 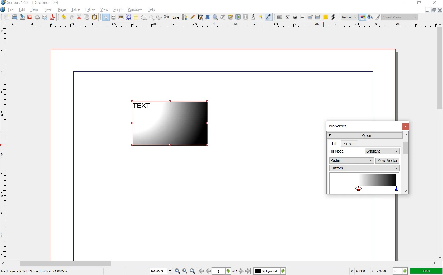 I want to click on rotate item, so click(x=208, y=17).